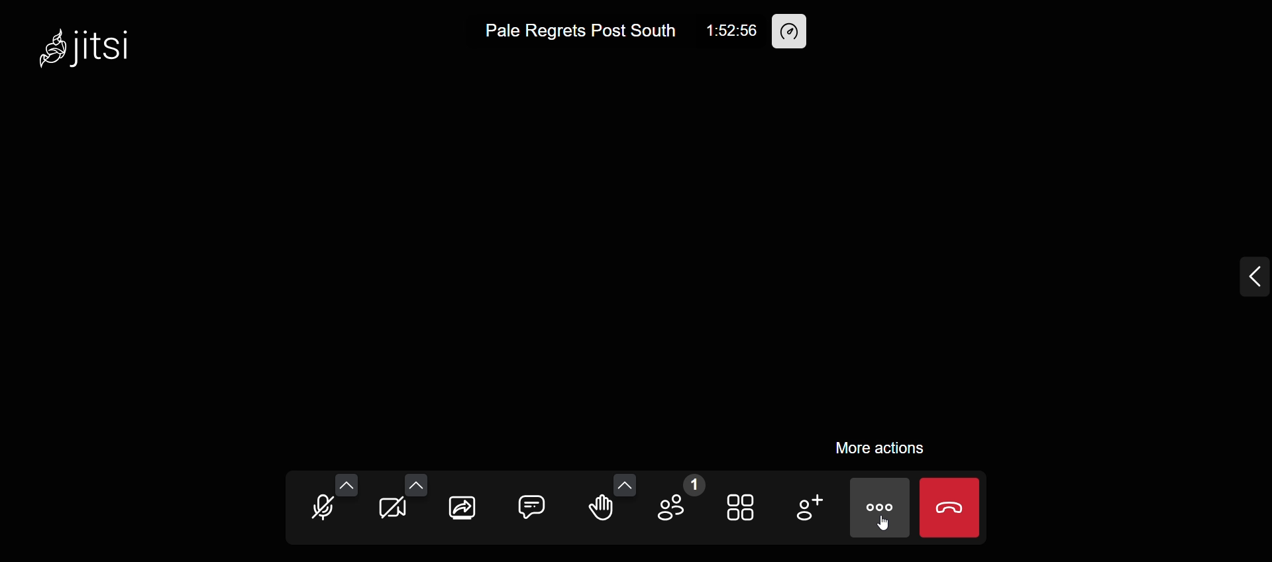 This screenshot has width=1272, height=562. Describe the element at coordinates (878, 509) in the screenshot. I see `more actions` at that location.